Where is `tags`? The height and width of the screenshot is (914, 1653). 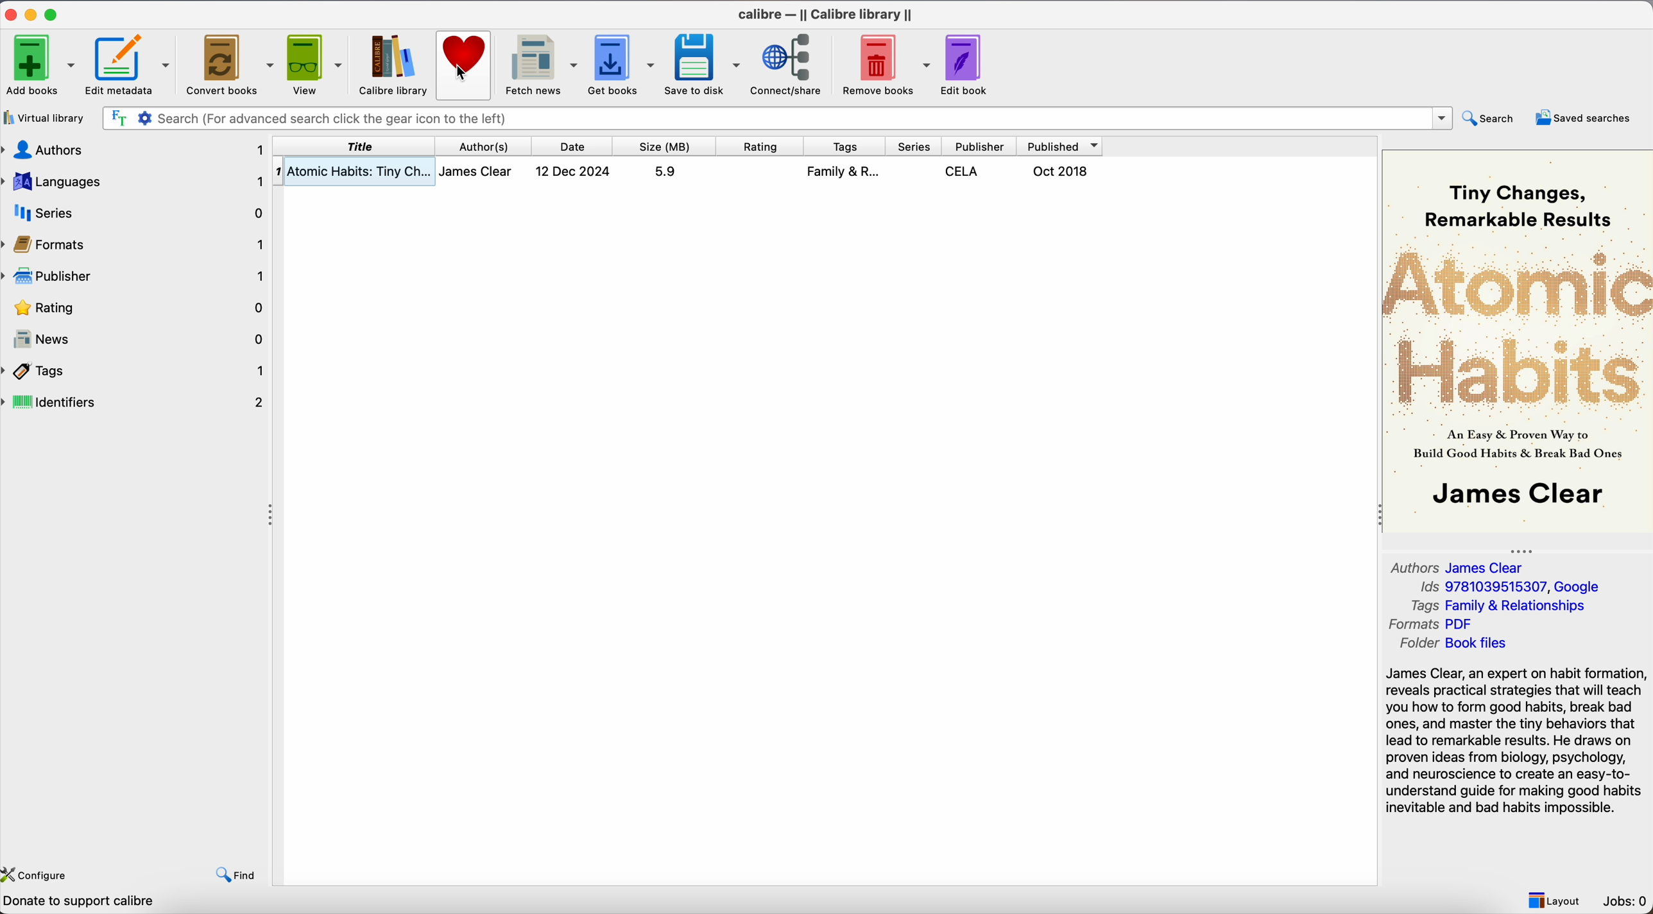 tags is located at coordinates (137, 371).